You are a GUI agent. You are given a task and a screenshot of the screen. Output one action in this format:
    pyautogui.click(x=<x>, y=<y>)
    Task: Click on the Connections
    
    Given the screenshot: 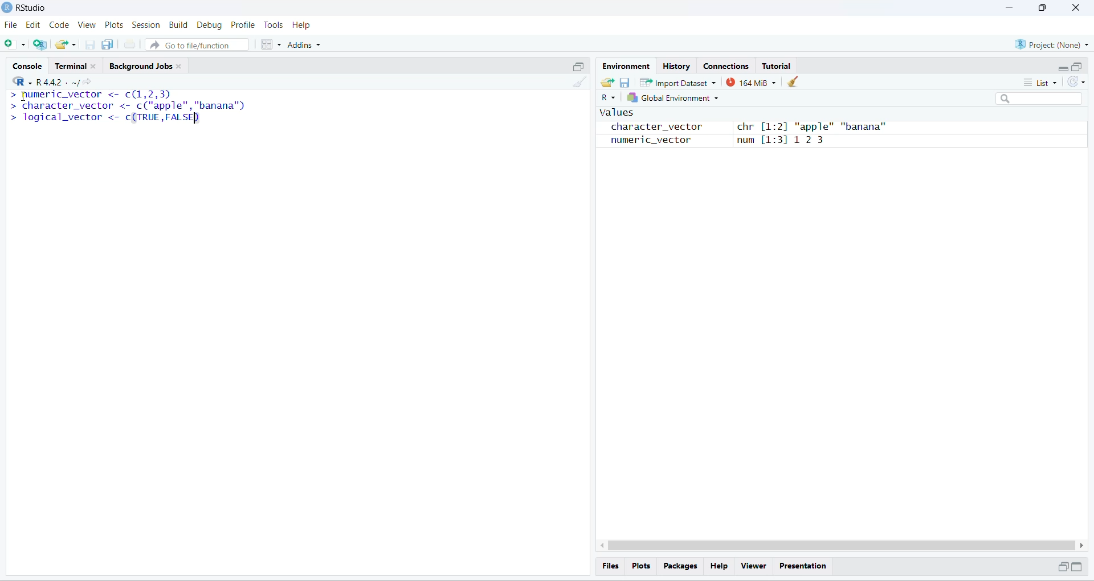 What is the action you would take?
    pyautogui.click(x=725, y=65)
    